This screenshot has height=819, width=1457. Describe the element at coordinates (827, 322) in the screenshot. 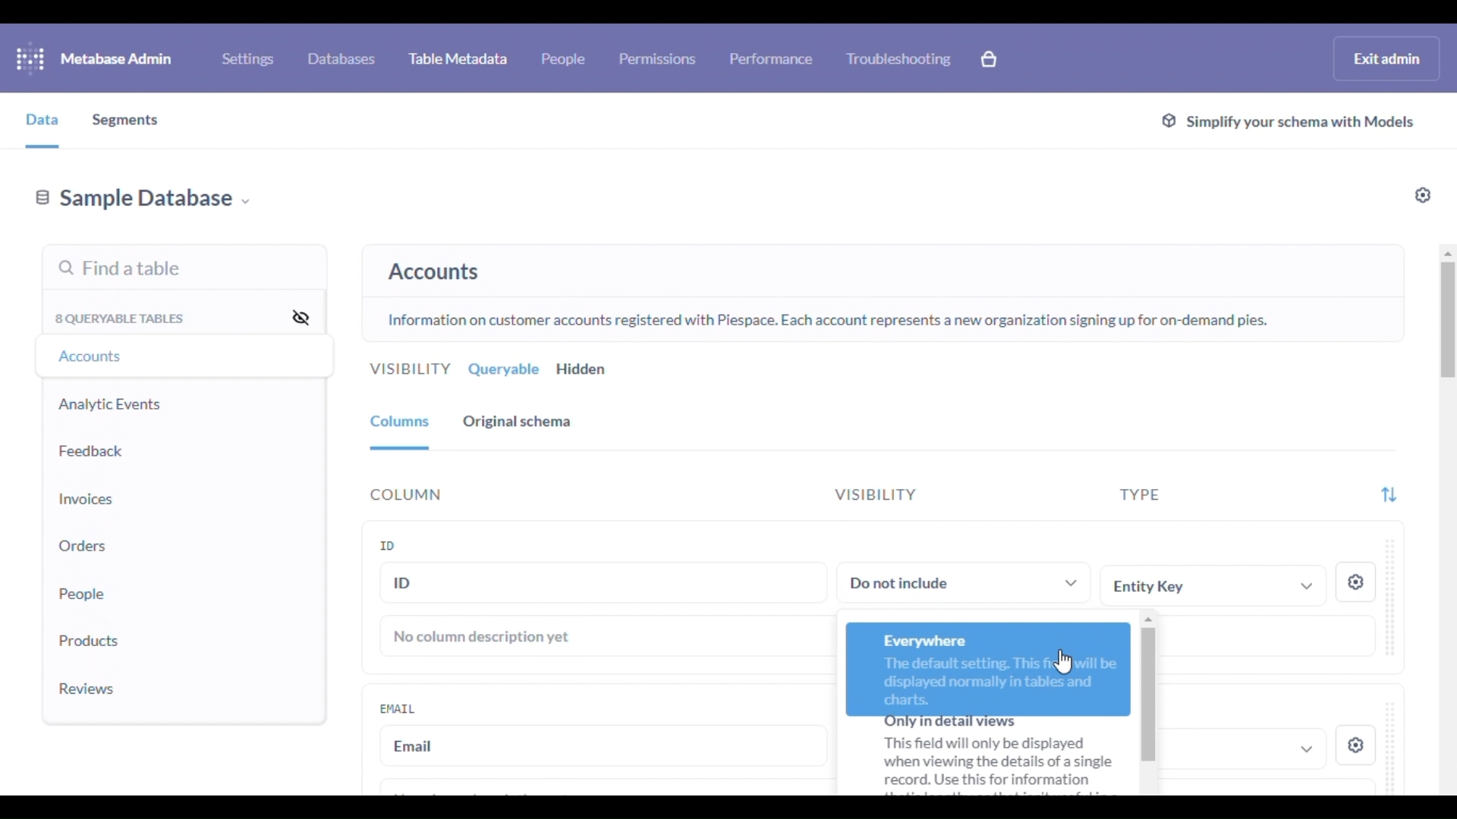

I see `Information on customer accounts registered with Piespace. Each account represents a new organization signing up for on-demand pies.` at that location.